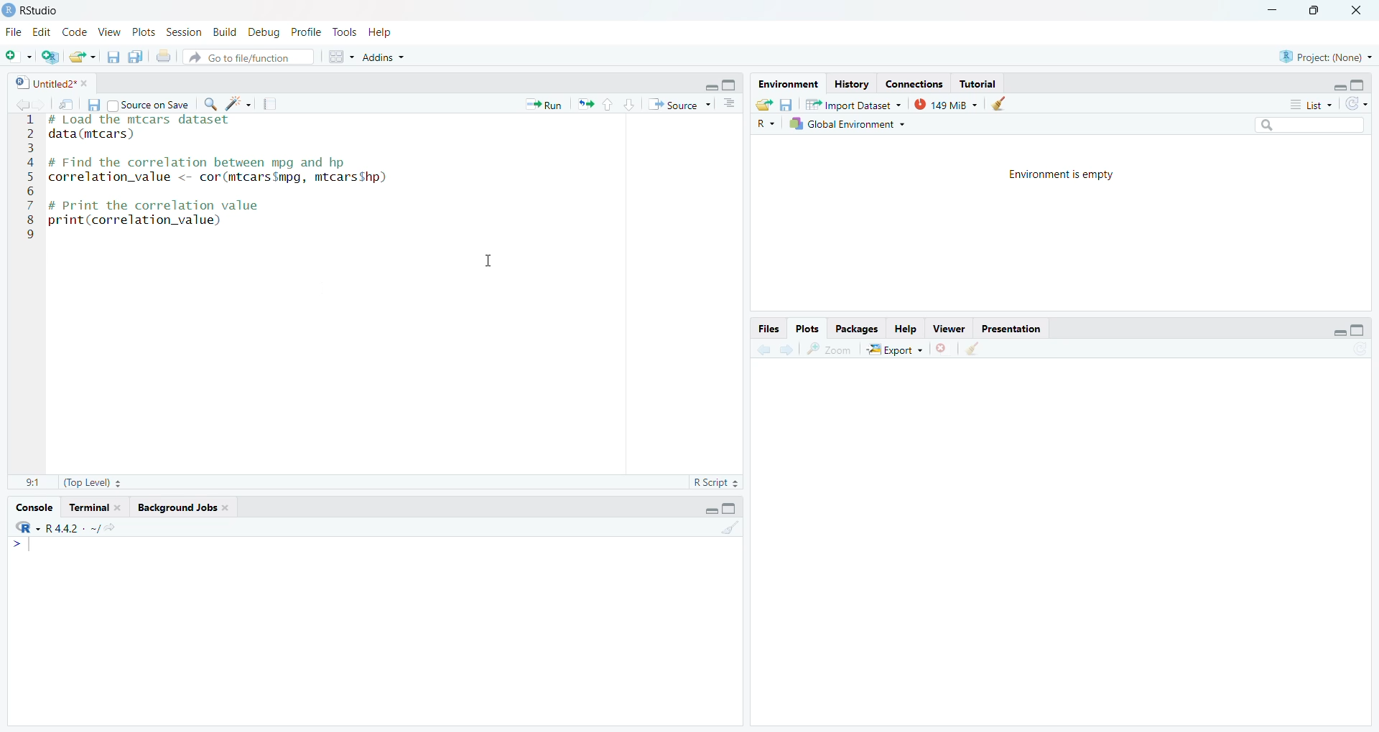  What do you see at coordinates (1312, 124) in the screenshot?
I see `Search bar` at bounding box center [1312, 124].